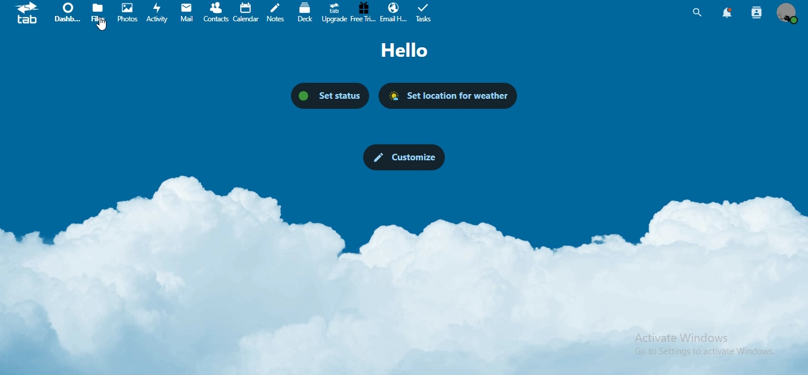 The width and height of the screenshot is (808, 375). I want to click on hello, so click(405, 50).